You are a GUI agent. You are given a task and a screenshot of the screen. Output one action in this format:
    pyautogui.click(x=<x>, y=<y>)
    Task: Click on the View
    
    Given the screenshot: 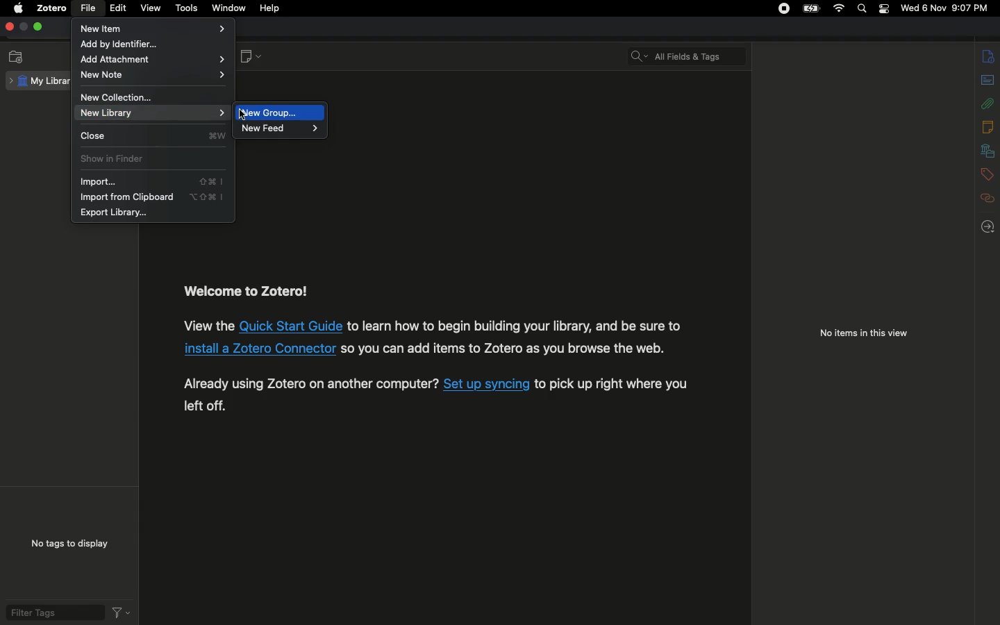 What is the action you would take?
    pyautogui.click(x=153, y=9)
    